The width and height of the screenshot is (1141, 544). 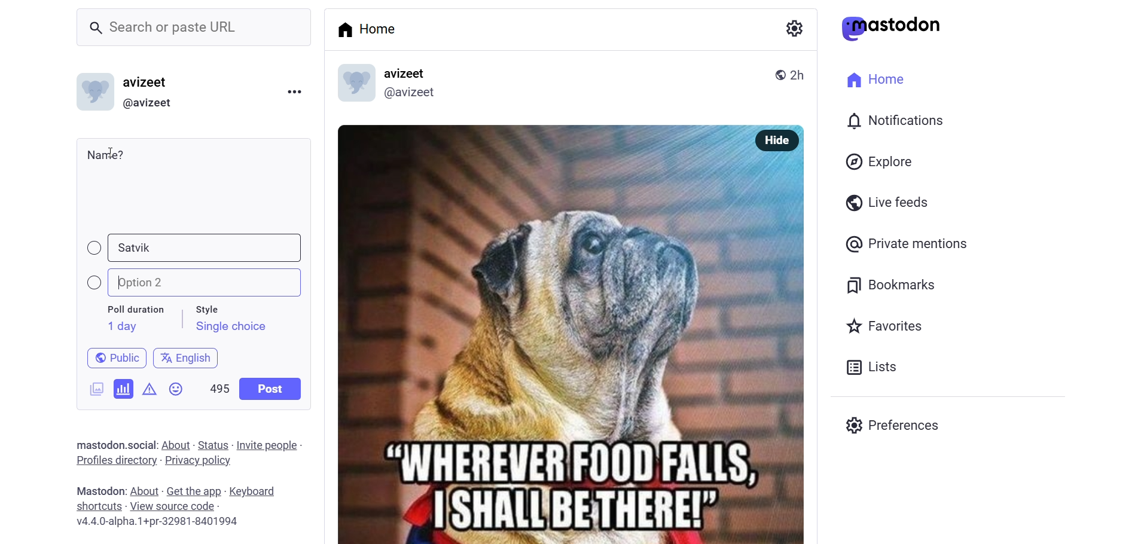 What do you see at coordinates (230, 328) in the screenshot?
I see `single choice` at bounding box center [230, 328].